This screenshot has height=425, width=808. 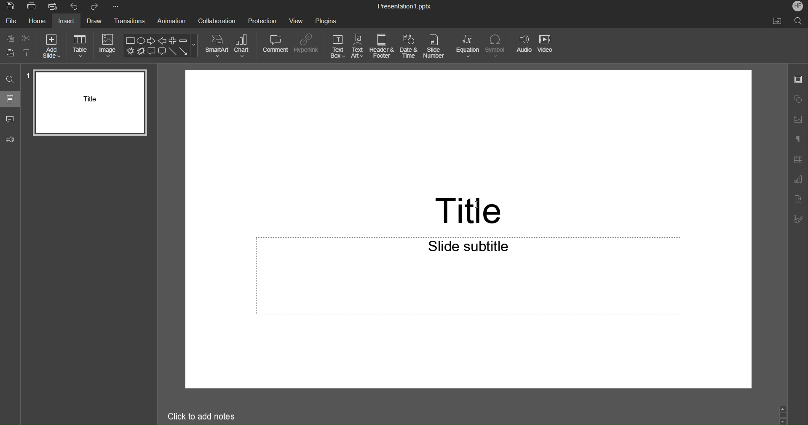 What do you see at coordinates (37, 21) in the screenshot?
I see `Home` at bounding box center [37, 21].